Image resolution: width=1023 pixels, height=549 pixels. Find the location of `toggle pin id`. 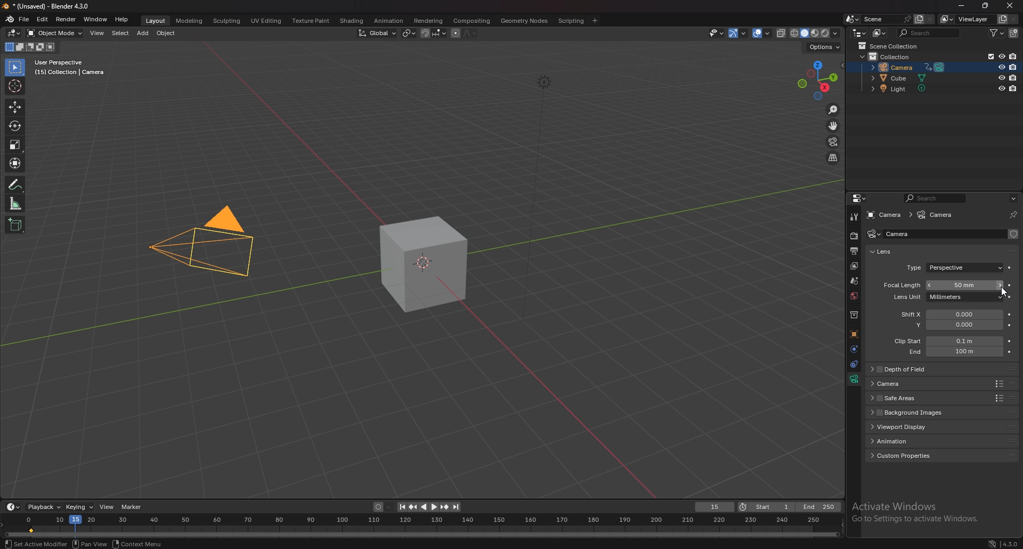

toggle pin id is located at coordinates (1012, 215).